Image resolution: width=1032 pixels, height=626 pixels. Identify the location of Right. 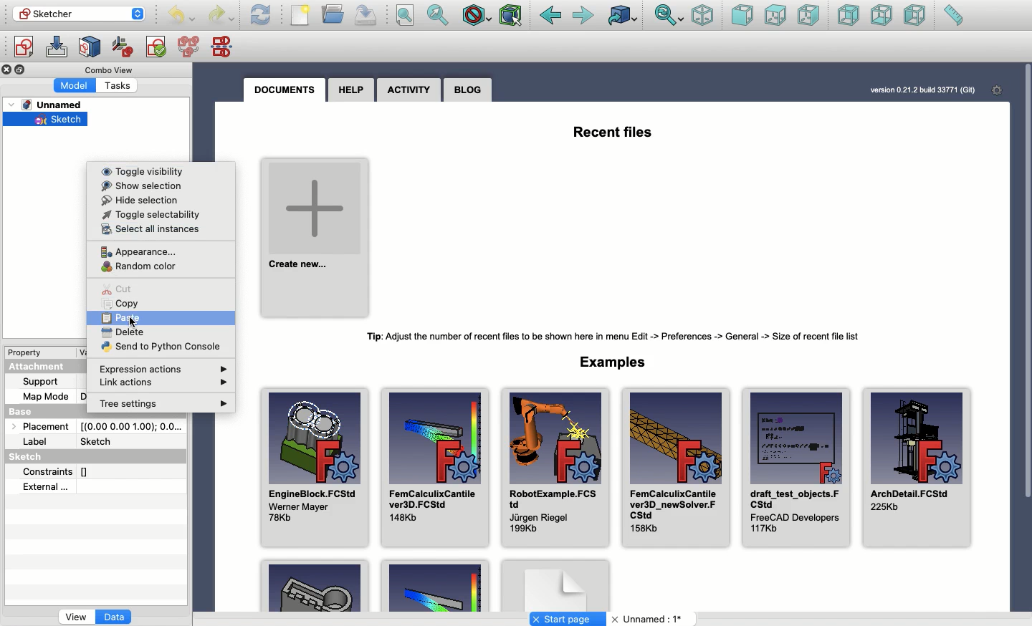
(808, 15).